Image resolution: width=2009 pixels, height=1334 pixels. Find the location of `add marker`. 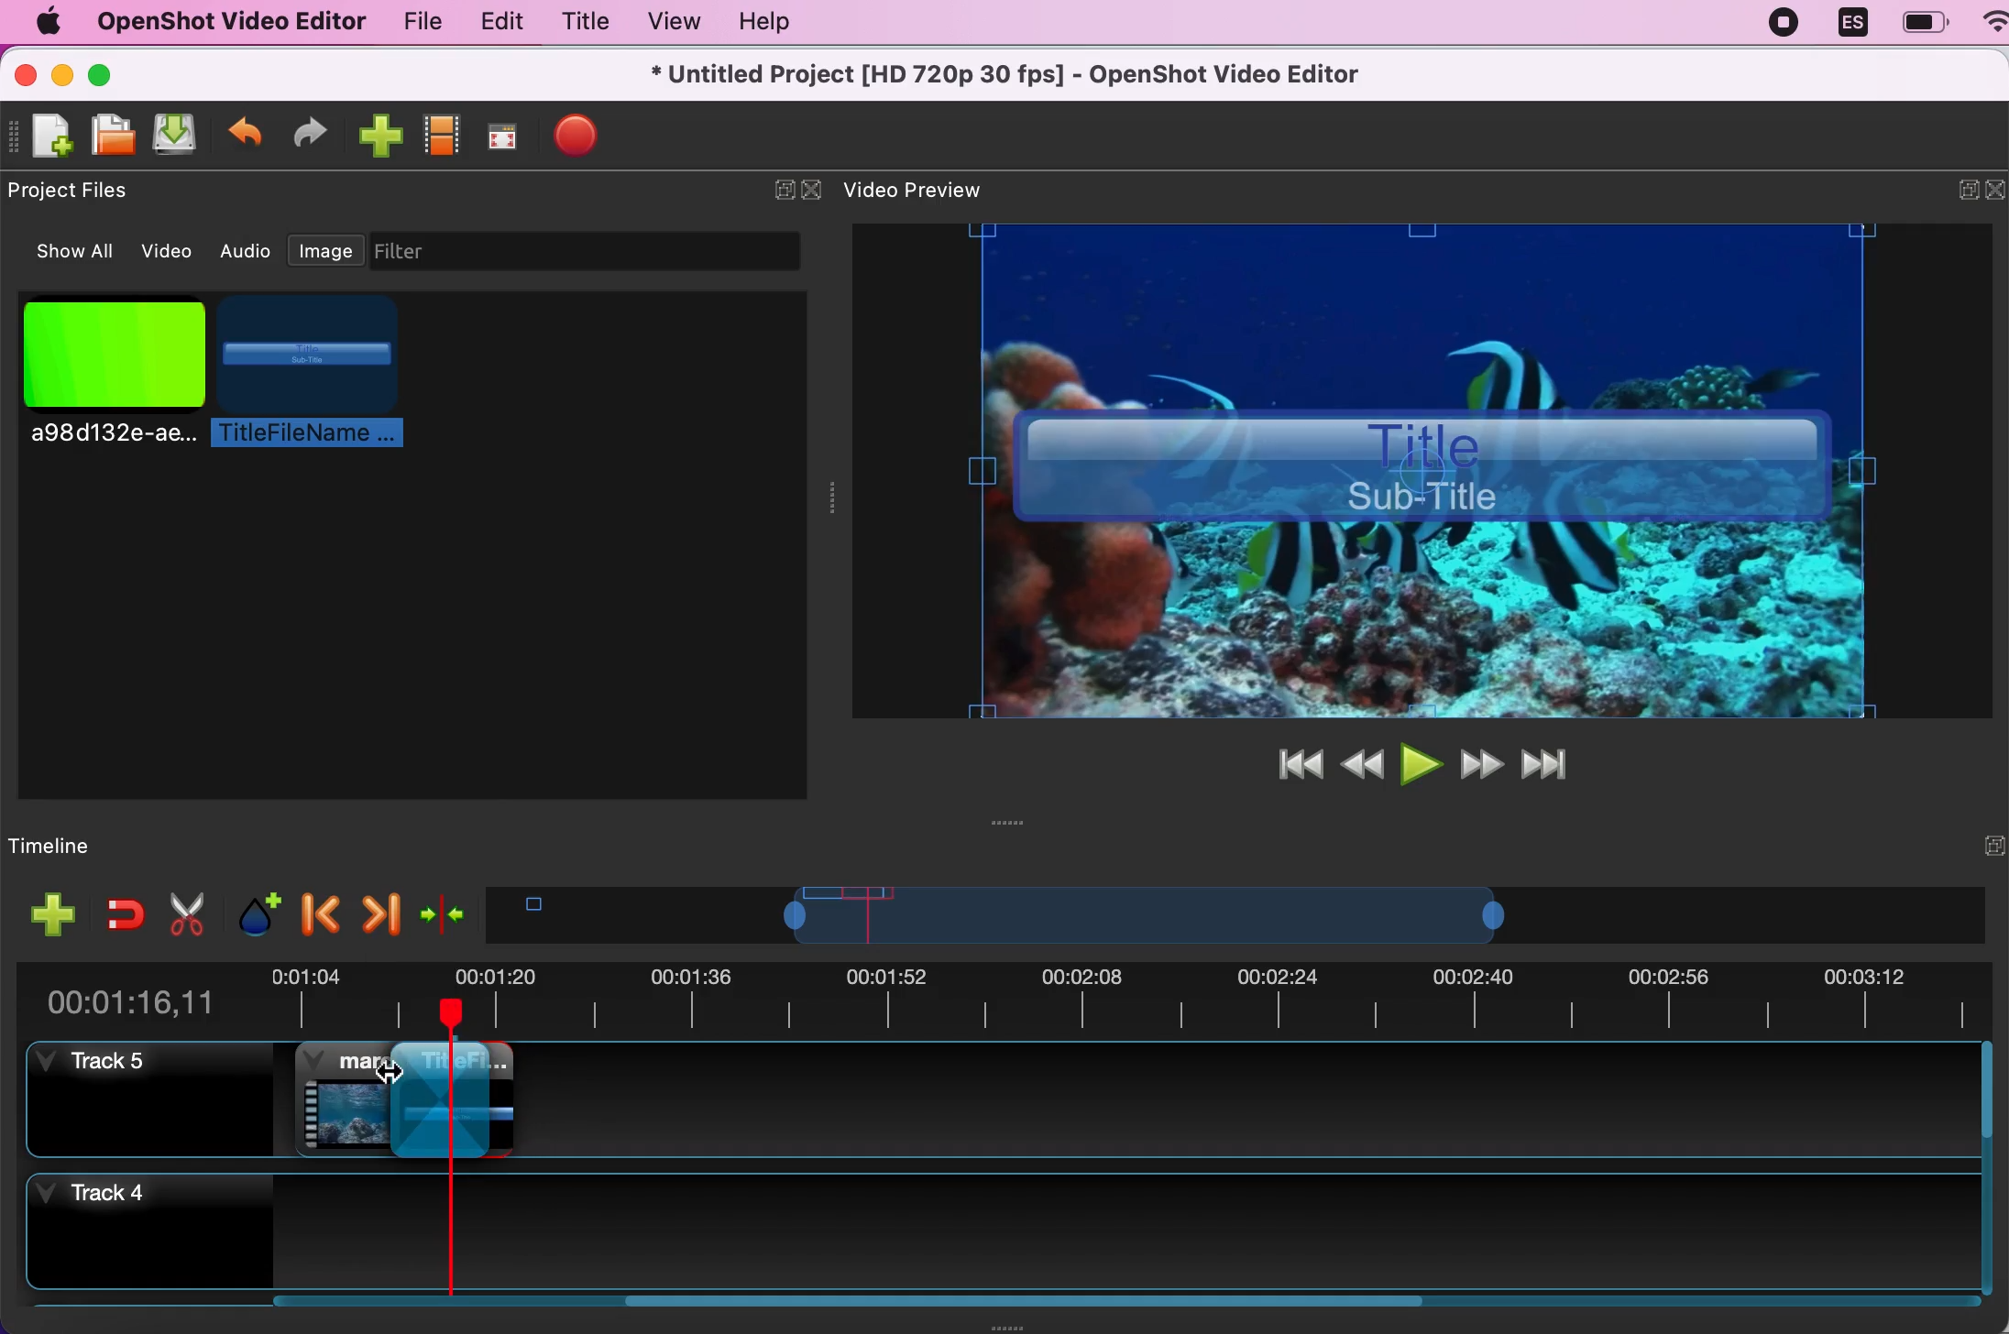

add marker is located at coordinates (251, 912).